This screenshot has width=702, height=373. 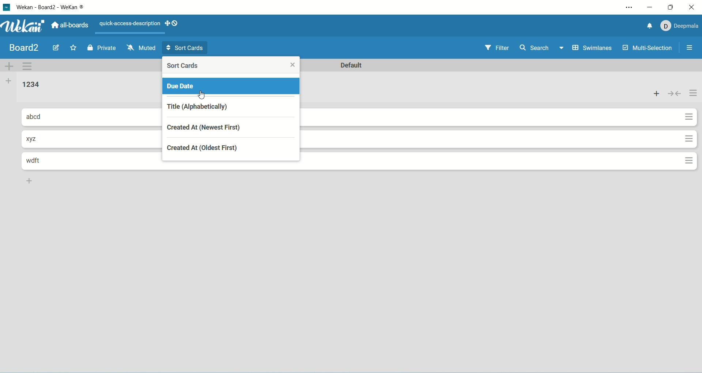 I want to click on swimlane actions, so click(x=28, y=67).